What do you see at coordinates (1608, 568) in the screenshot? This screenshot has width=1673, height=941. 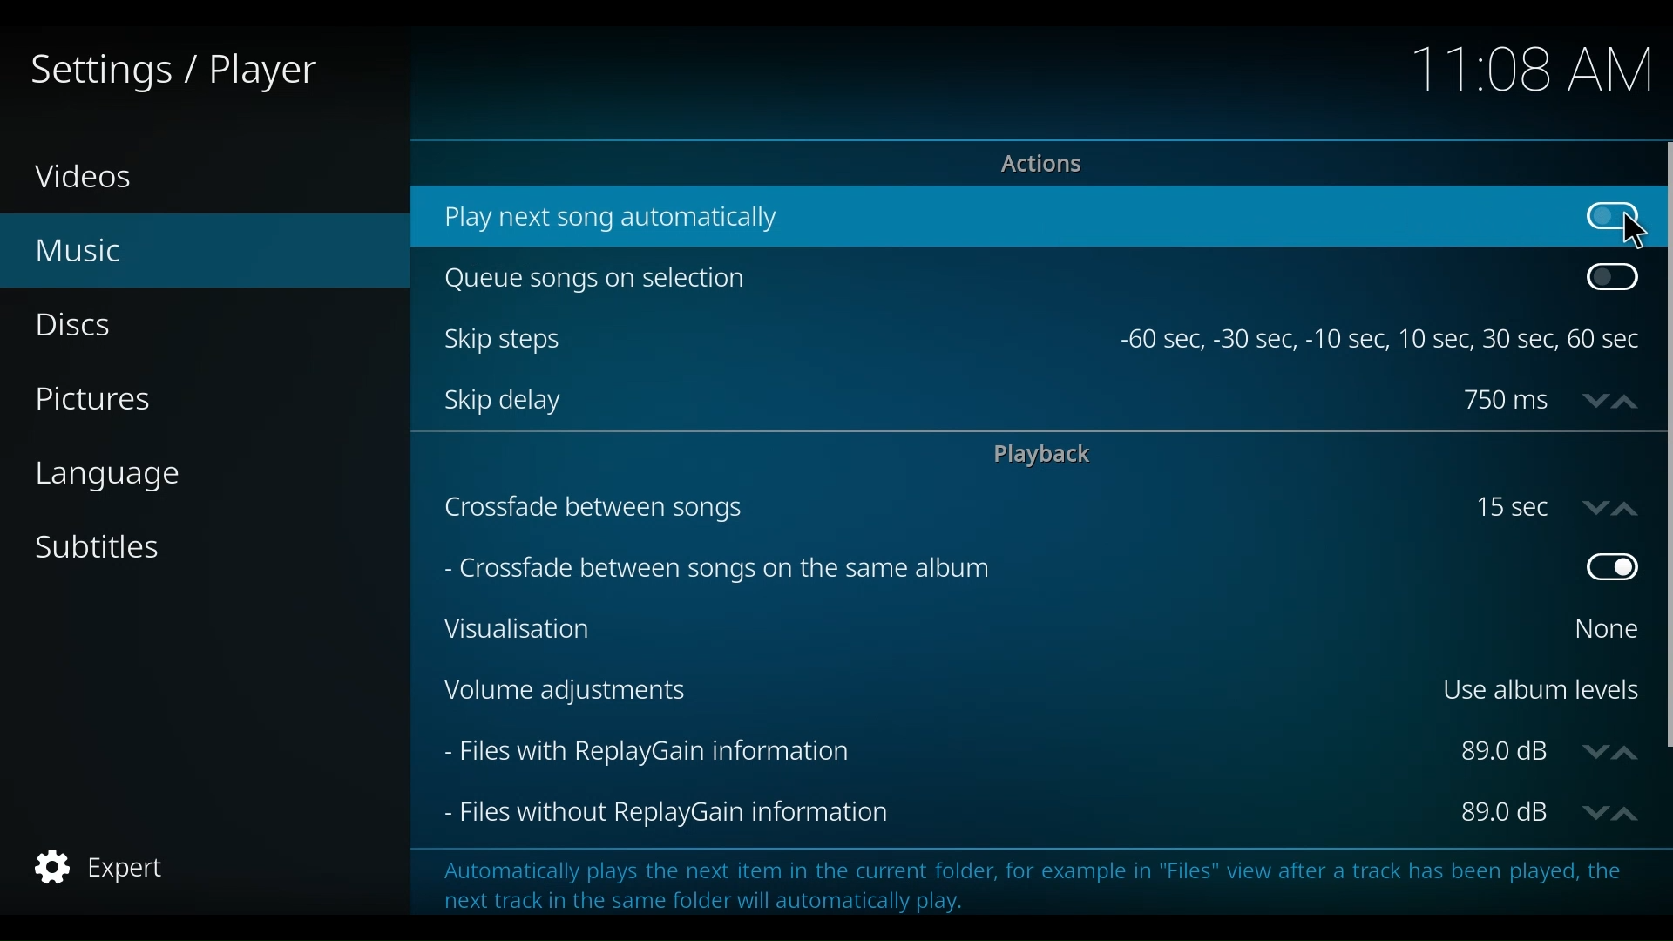 I see `Toggle on/off crossfaed between songs on the same album` at bounding box center [1608, 568].